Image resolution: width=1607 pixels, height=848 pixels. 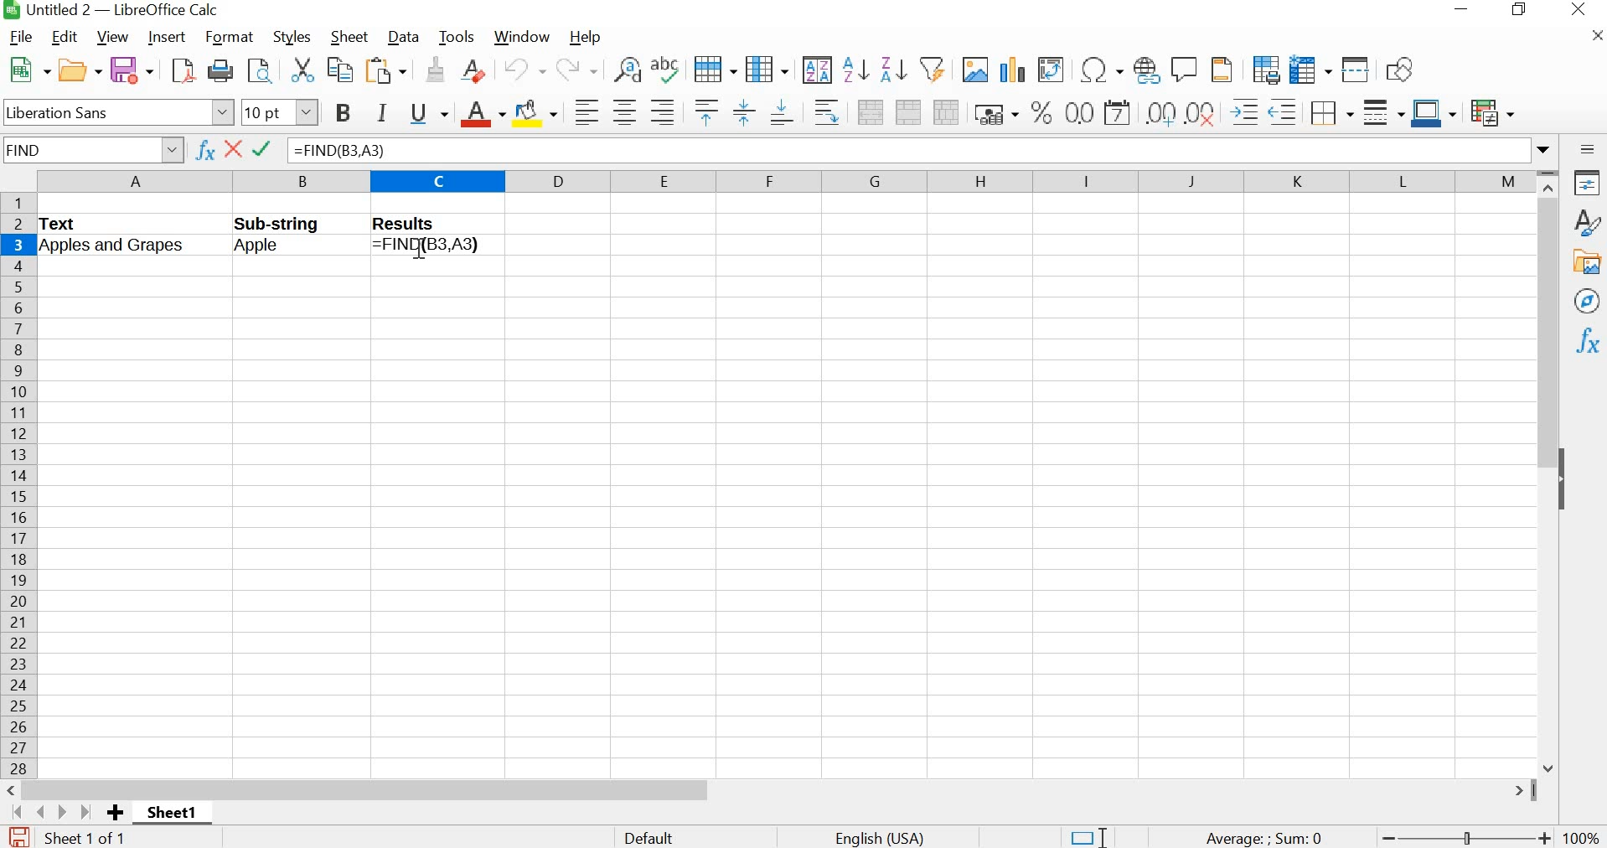 What do you see at coordinates (782, 180) in the screenshot?
I see `columns` at bounding box center [782, 180].